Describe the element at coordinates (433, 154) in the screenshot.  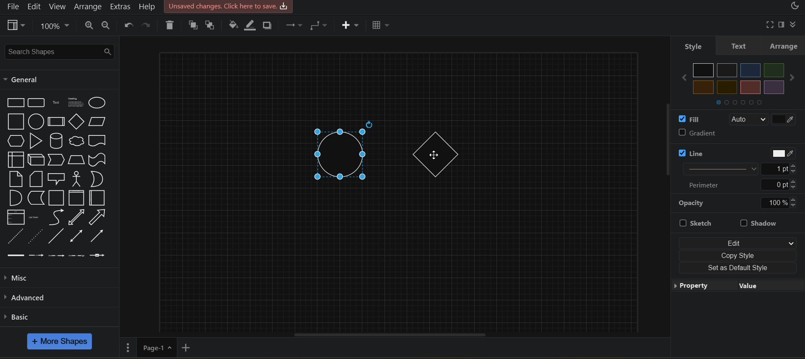
I see `cursor` at that location.